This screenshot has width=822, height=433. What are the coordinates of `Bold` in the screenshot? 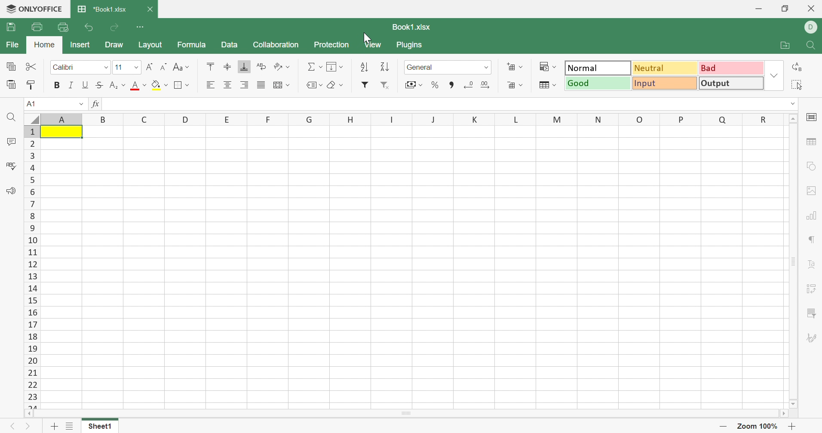 It's located at (56, 84).